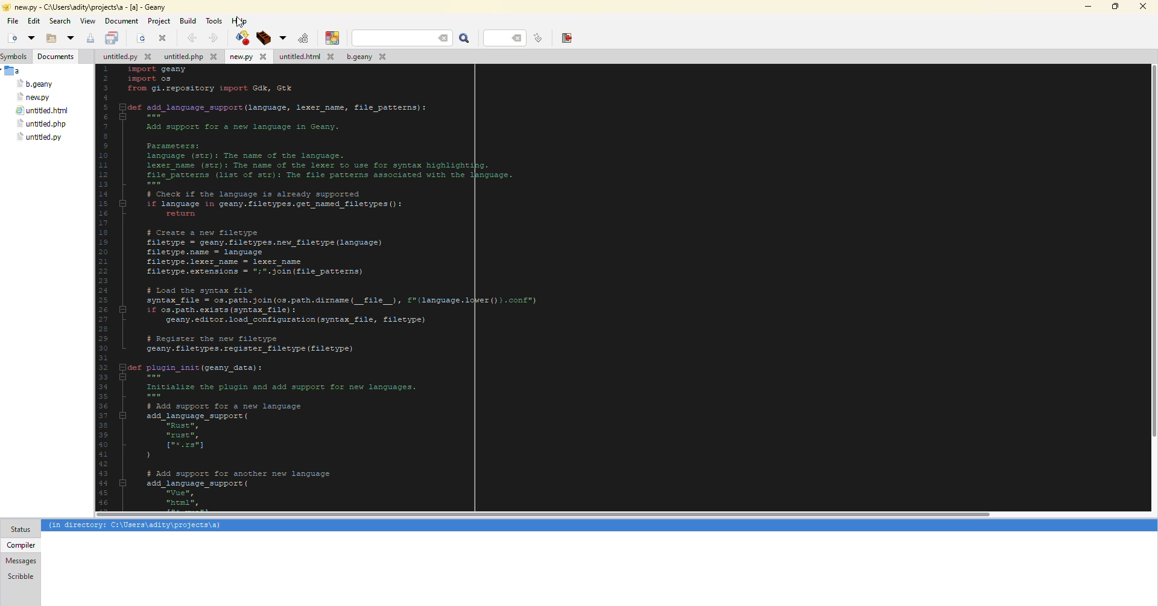 This screenshot has height=606, width=1158. Describe the element at coordinates (262, 38) in the screenshot. I see `build` at that location.